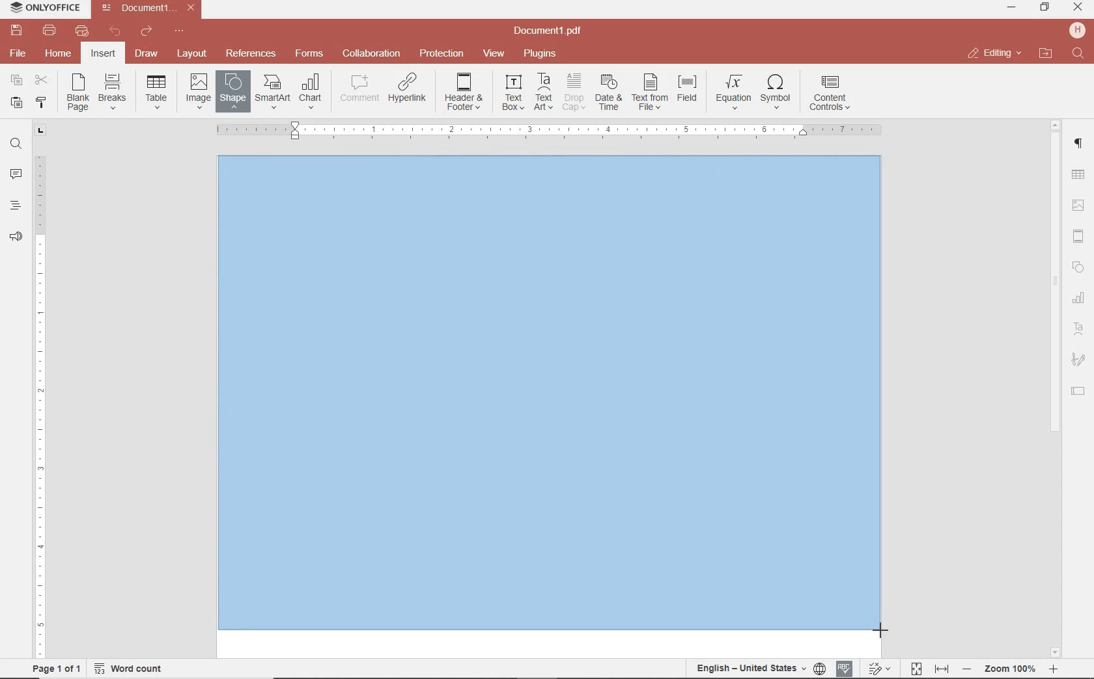 The image size is (1094, 679). What do you see at coordinates (309, 53) in the screenshot?
I see `forms` at bounding box center [309, 53].